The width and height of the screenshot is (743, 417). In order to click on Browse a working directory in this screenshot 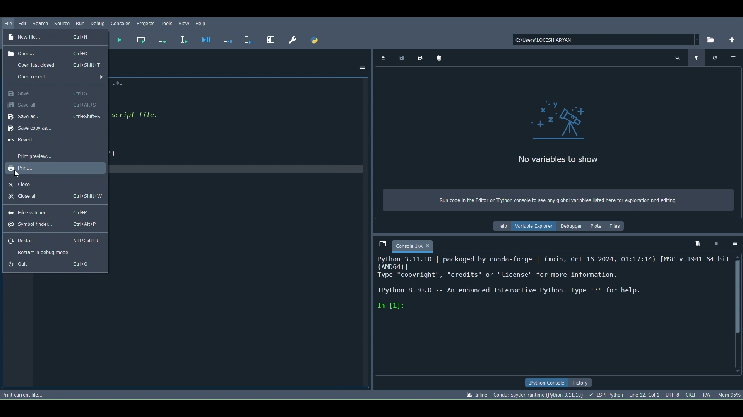, I will do `click(711, 40)`.